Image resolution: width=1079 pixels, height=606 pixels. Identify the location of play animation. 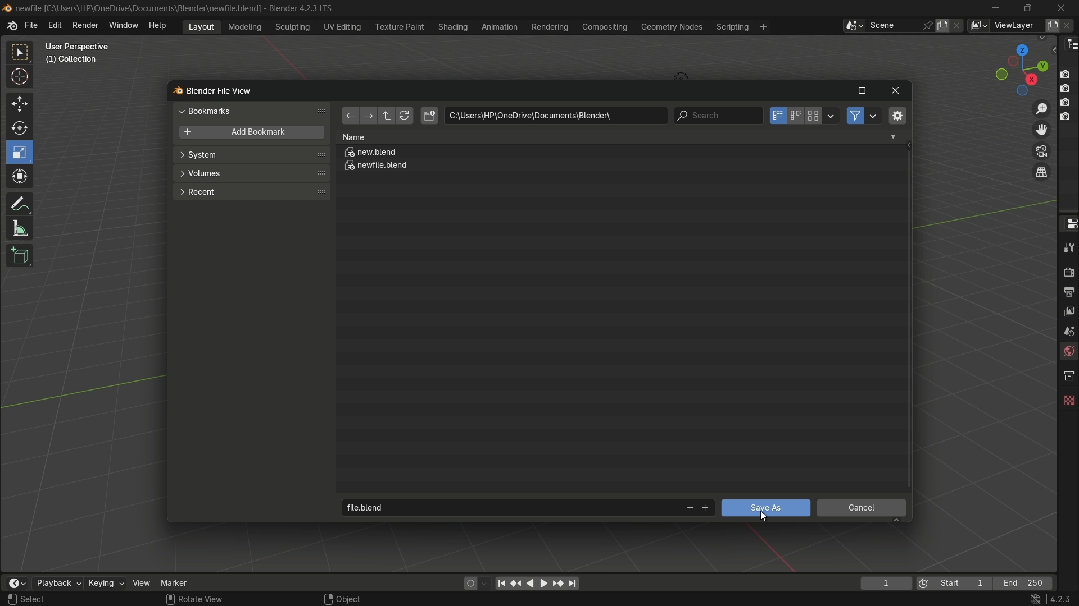
(537, 583).